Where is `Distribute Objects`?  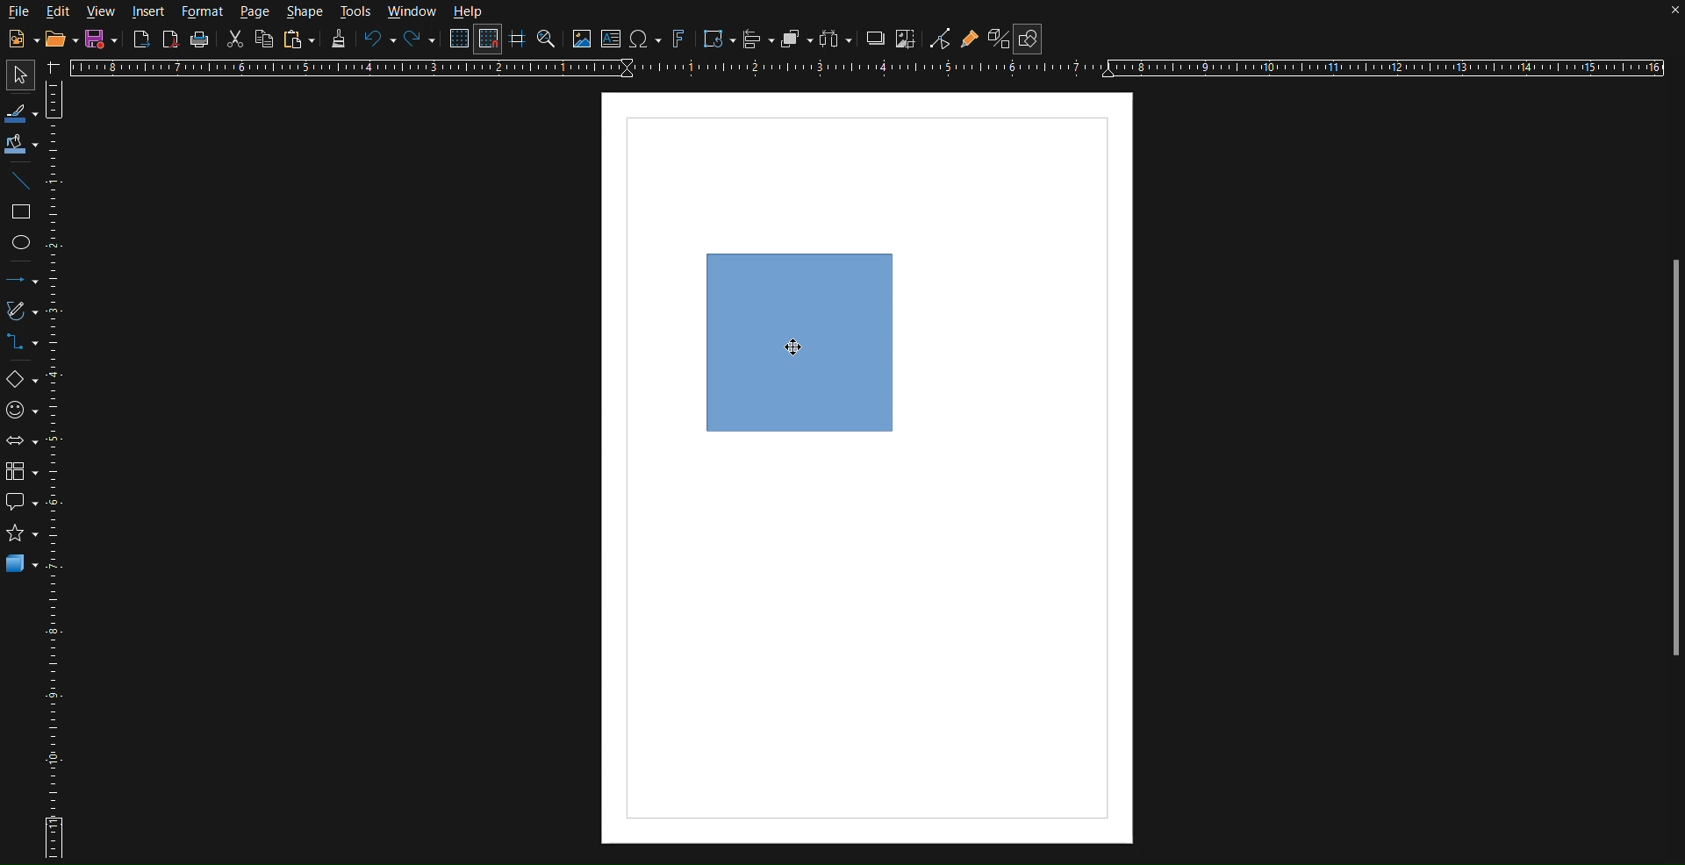 Distribute Objects is located at coordinates (835, 39).